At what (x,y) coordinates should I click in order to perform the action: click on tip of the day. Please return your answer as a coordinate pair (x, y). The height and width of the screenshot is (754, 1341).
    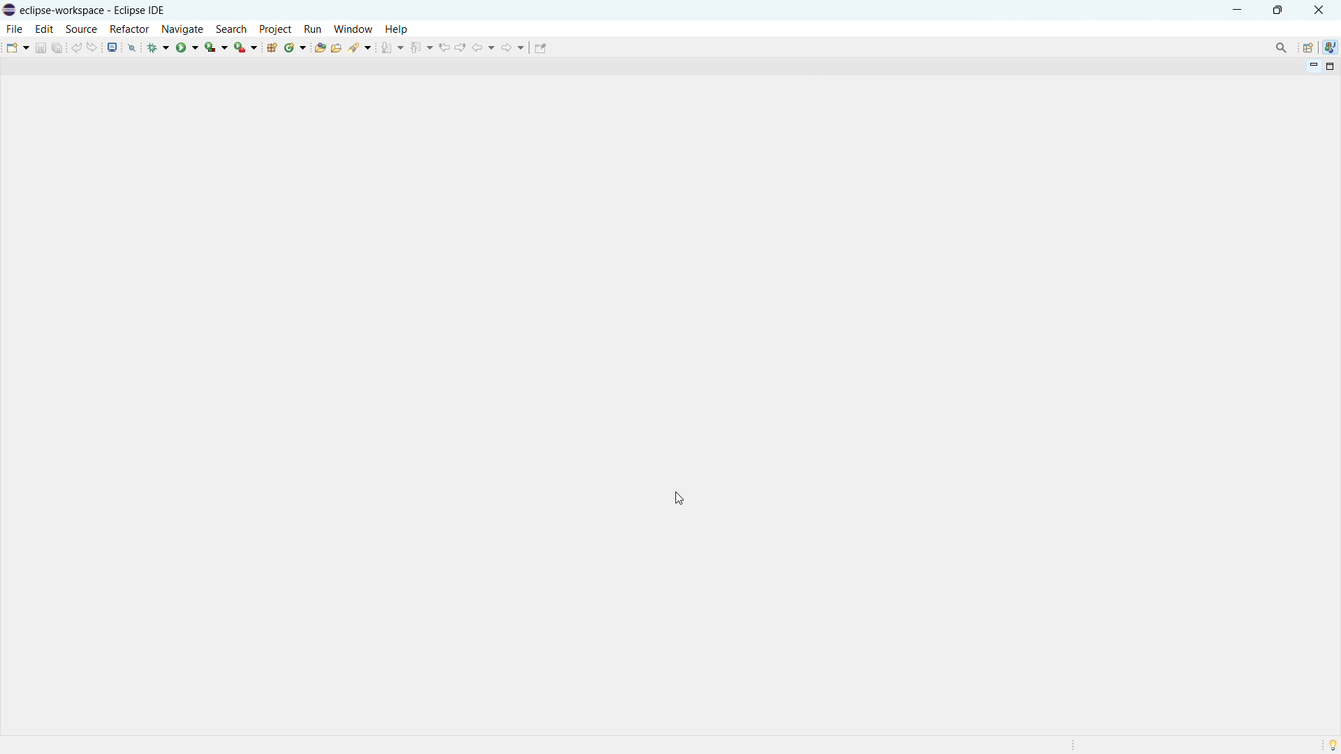
    Looking at the image, I should click on (1333, 745).